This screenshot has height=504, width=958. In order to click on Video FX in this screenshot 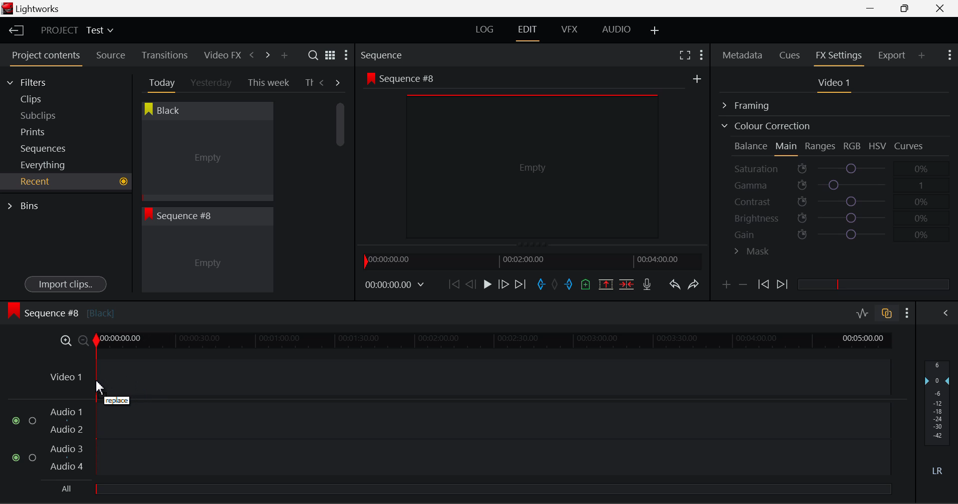, I will do `click(220, 55)`.